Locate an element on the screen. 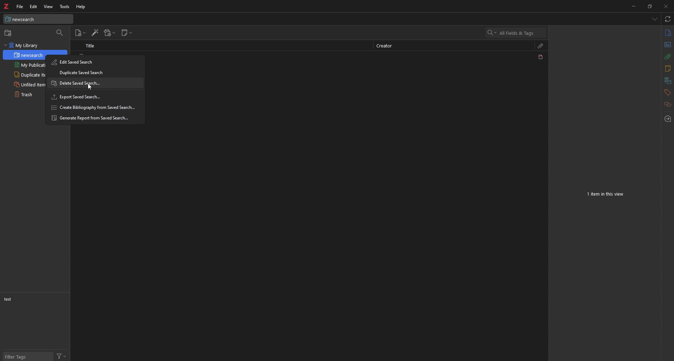  Create Bibliography from Saved Search is located at coordinates (92, 108).